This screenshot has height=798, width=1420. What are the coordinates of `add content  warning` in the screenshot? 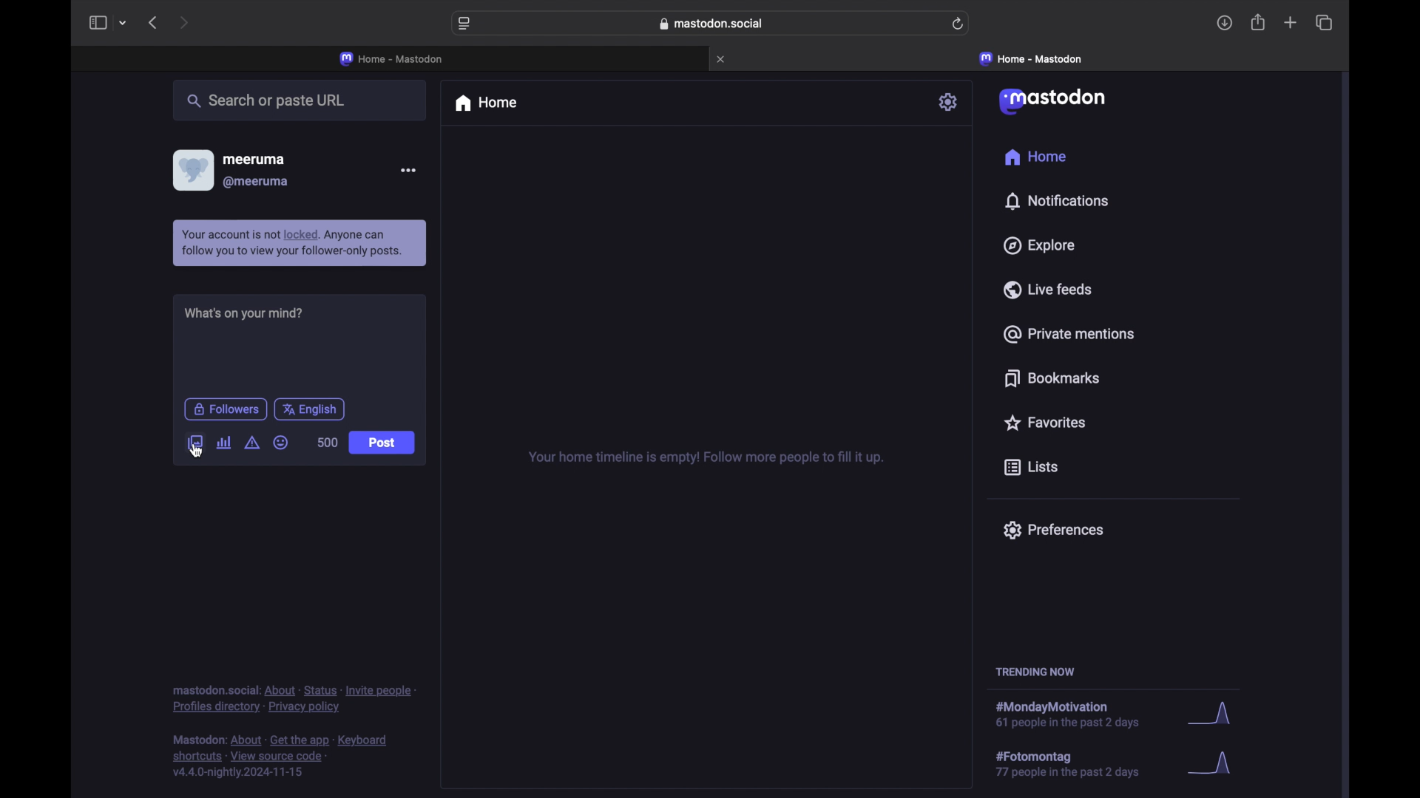 It's located at (251, 442).